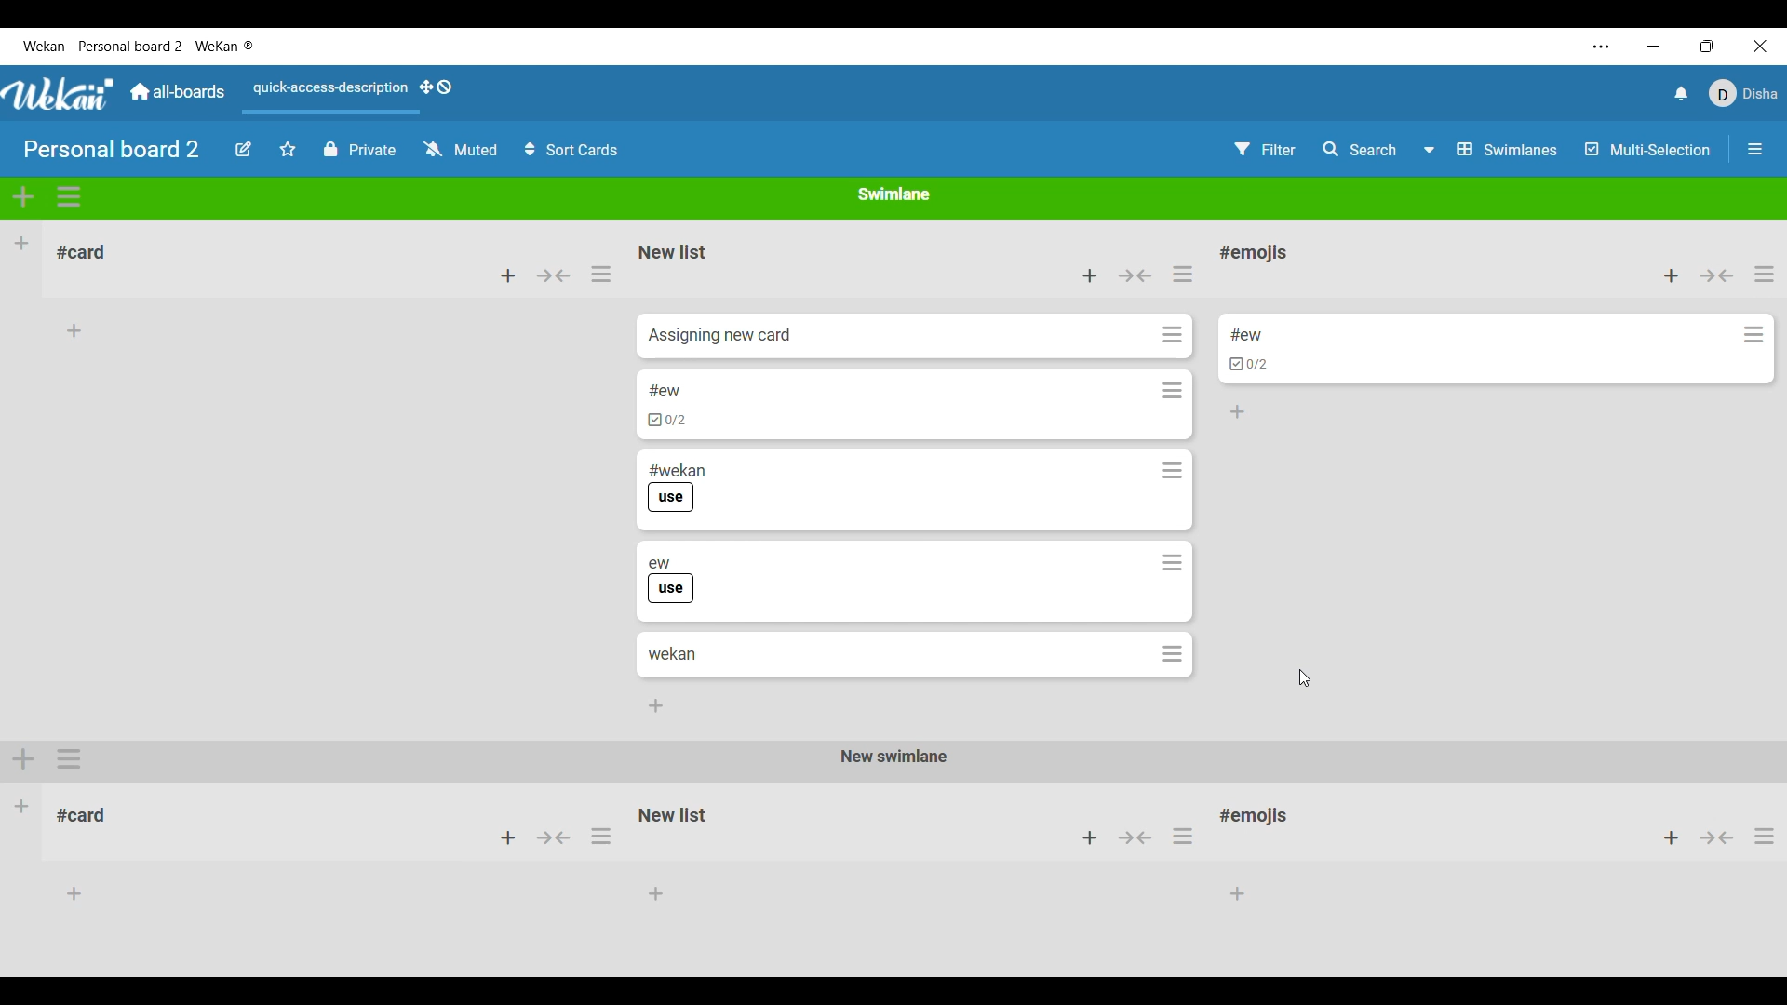 Image resolution: width=1787 pixels, height=1005 pixels. What do you see at coordinates (571, 150) in the screenshot?
I see `Sort cards` at bounding box center [571, 150].